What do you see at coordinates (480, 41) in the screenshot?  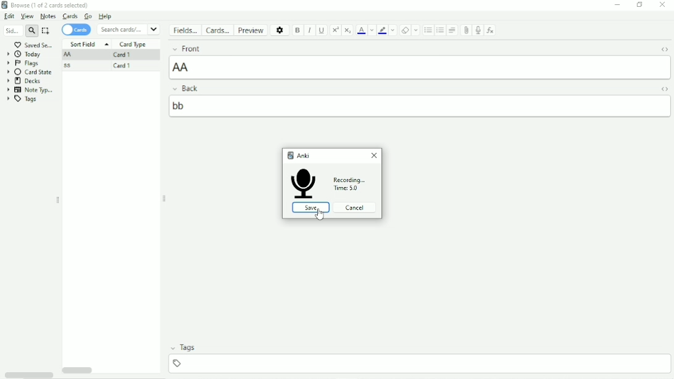 I see `Cursor` at bounding box center [480, 41].